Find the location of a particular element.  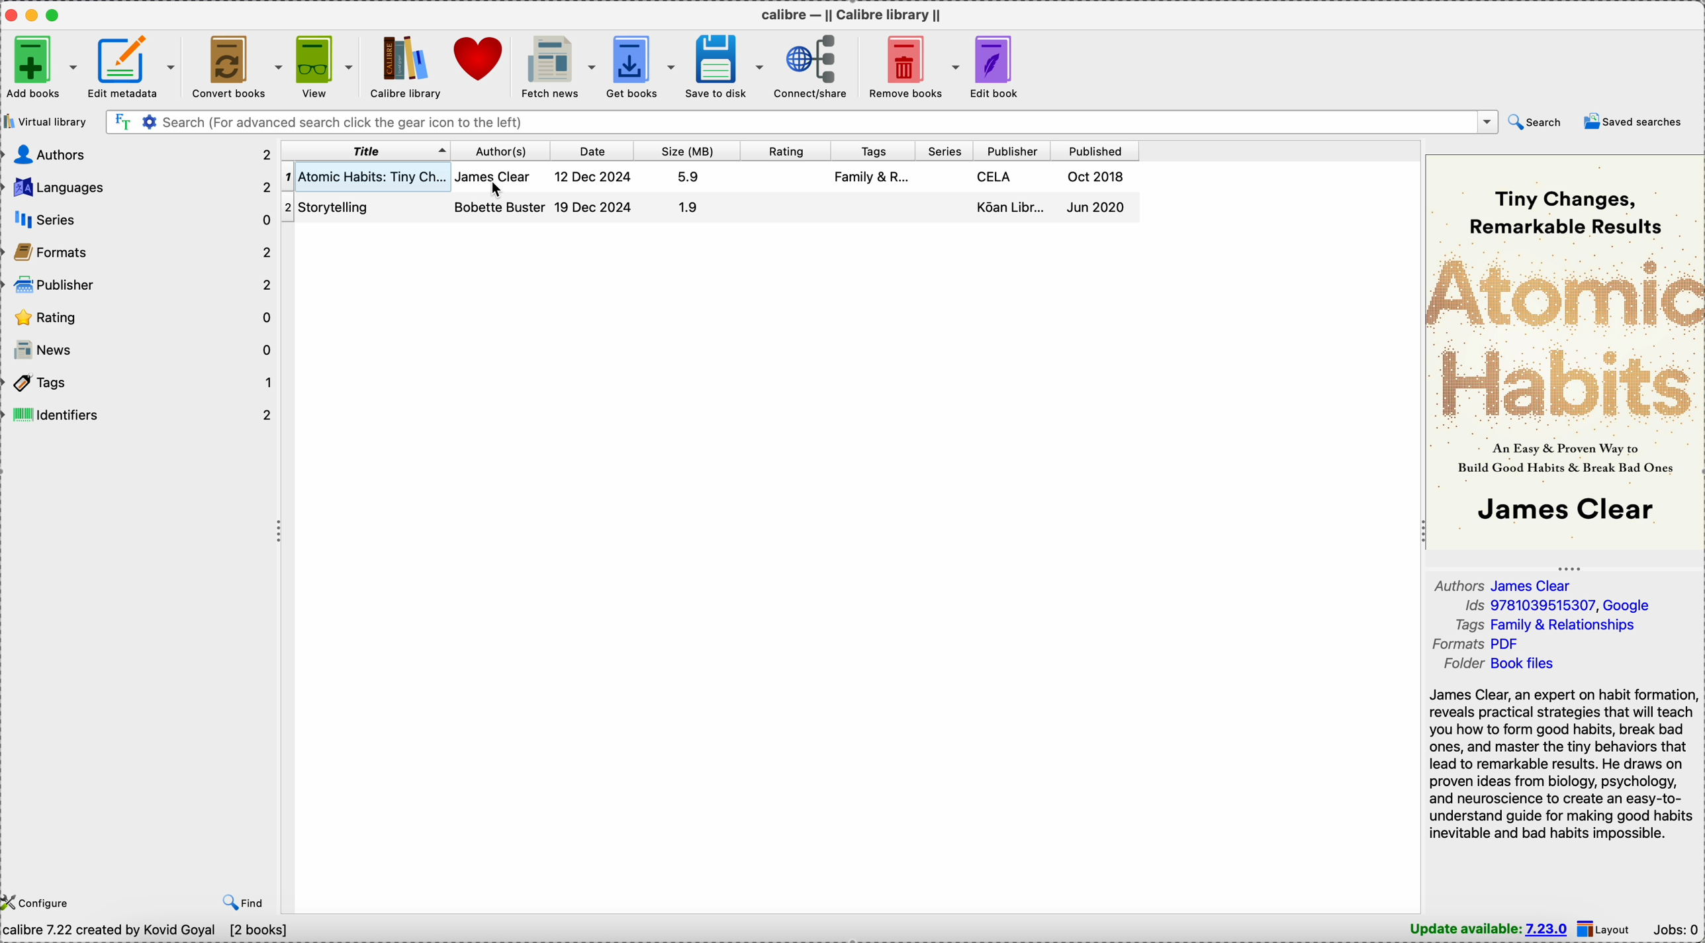

remove books is located at coordinates (911, 66).